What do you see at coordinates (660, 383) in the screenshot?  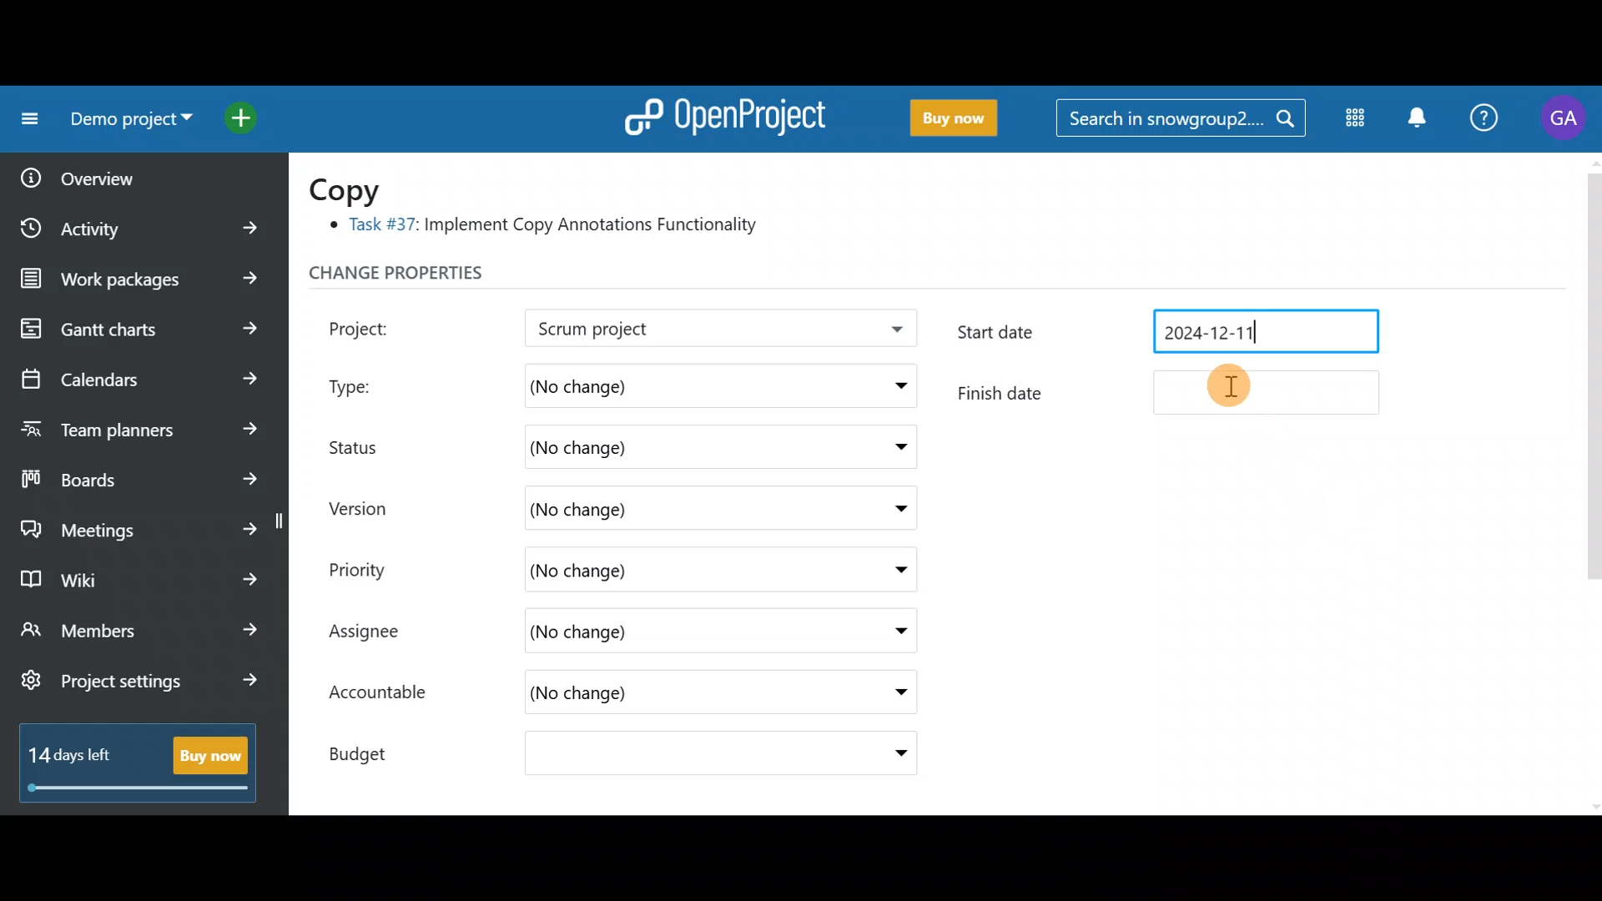 I see `(No change)` at bounding box center [660, 383].